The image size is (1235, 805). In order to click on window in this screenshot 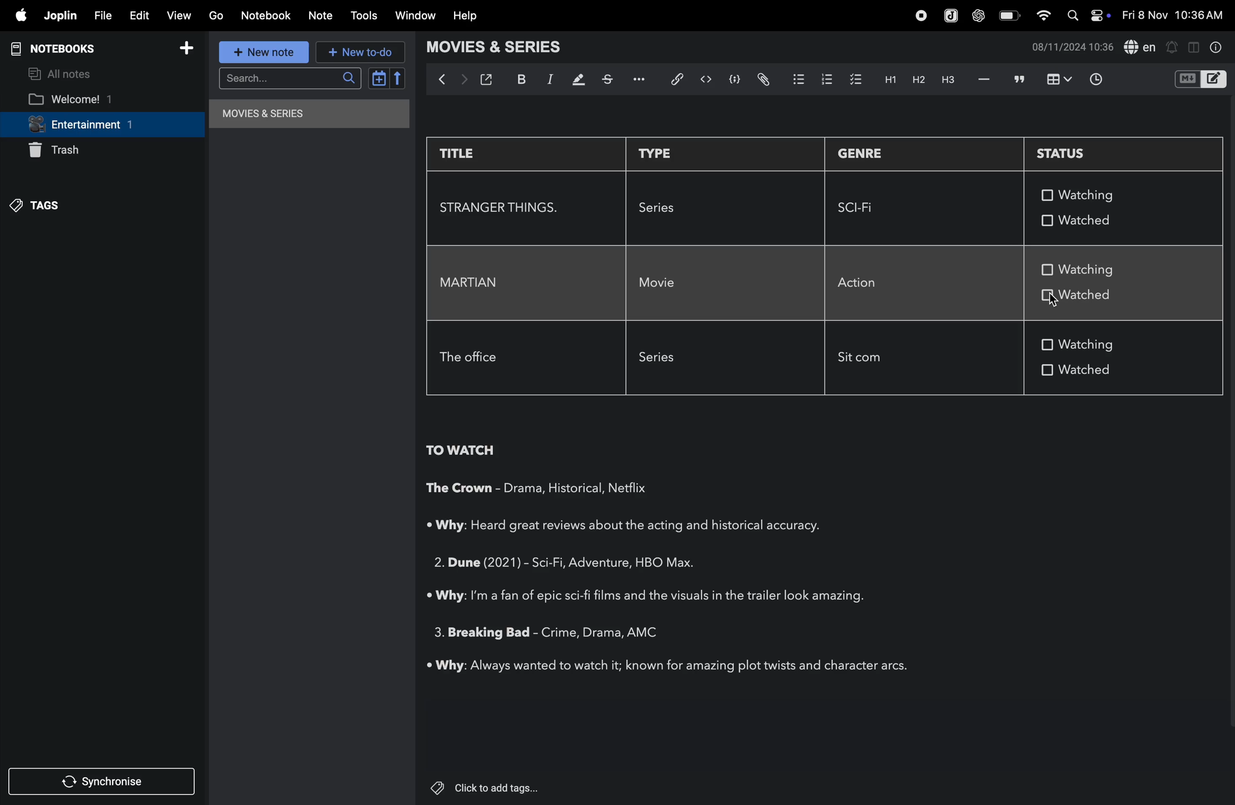, I will do `click(418, 15)`.